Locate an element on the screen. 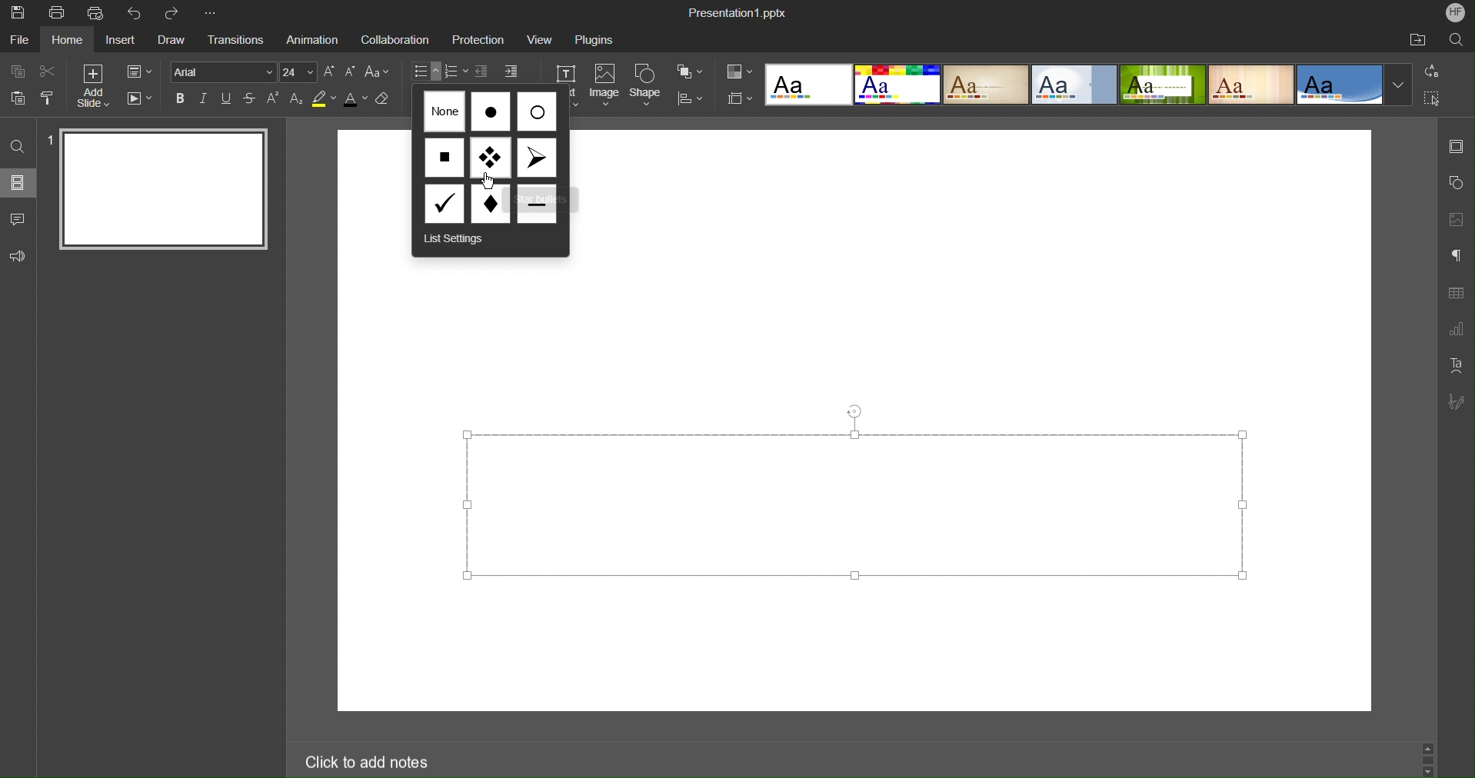 The image size is (1475, 778). Decrease Indent is located at coordinates (511, 72).